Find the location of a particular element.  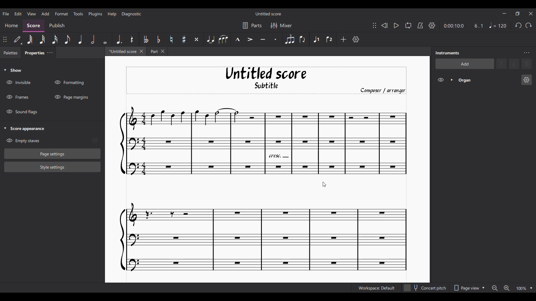

Parts settings is located at coordinates (252, 25).